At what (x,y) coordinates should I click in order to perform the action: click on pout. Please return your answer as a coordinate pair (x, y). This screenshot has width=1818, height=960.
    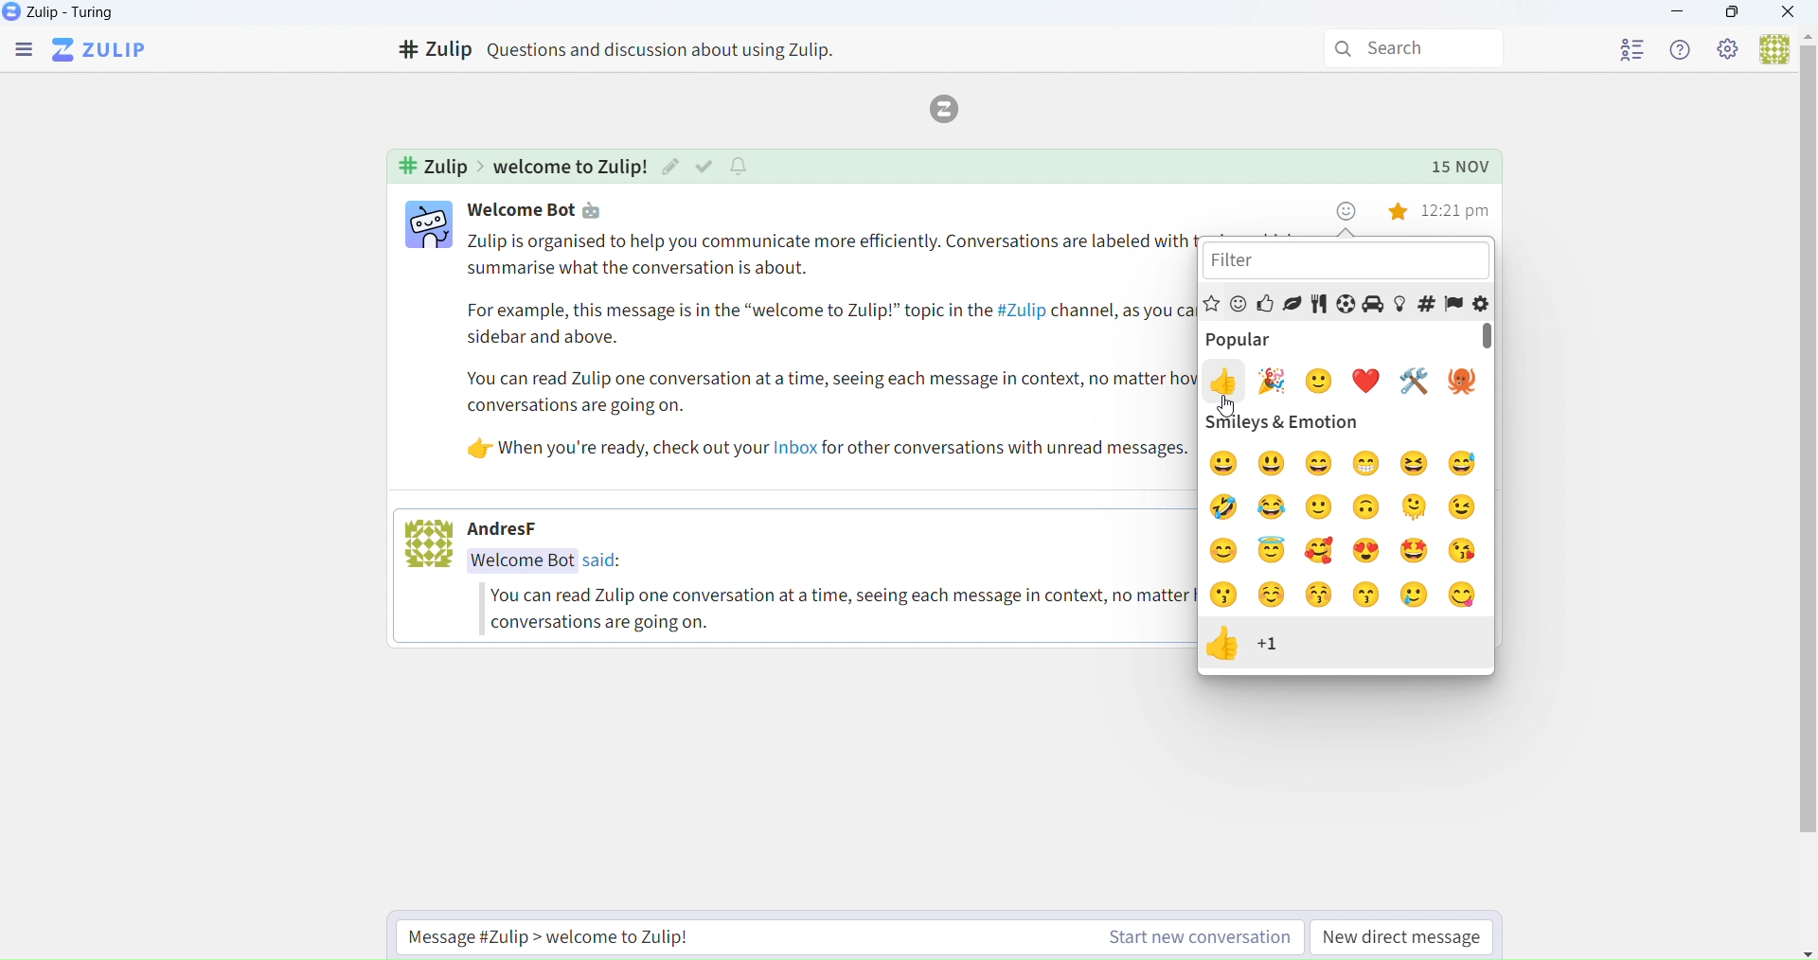
    Looking at the image, I should click on (1227, 596).